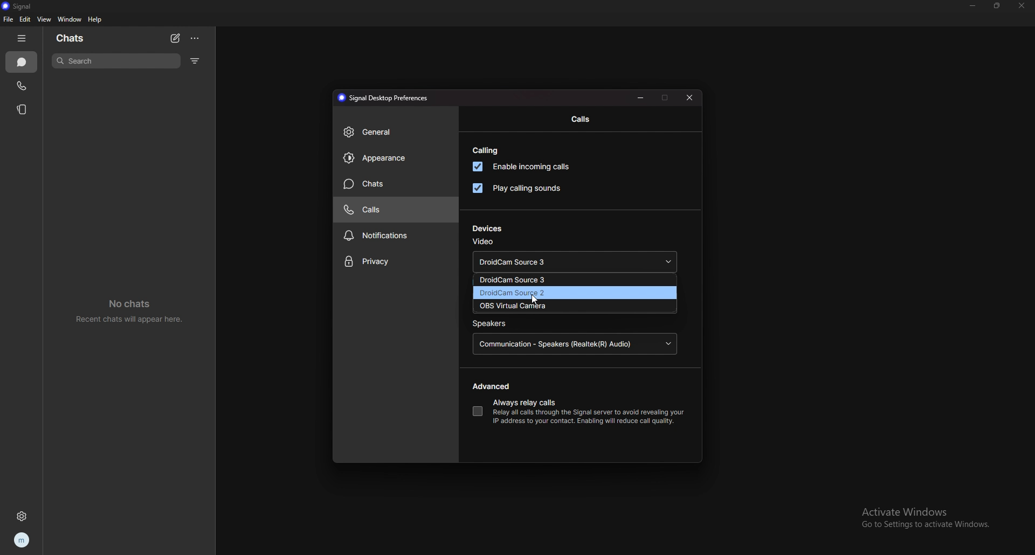  Describe the element at coordinates (22, 62) in the screenshot. I see `chats` at that location.